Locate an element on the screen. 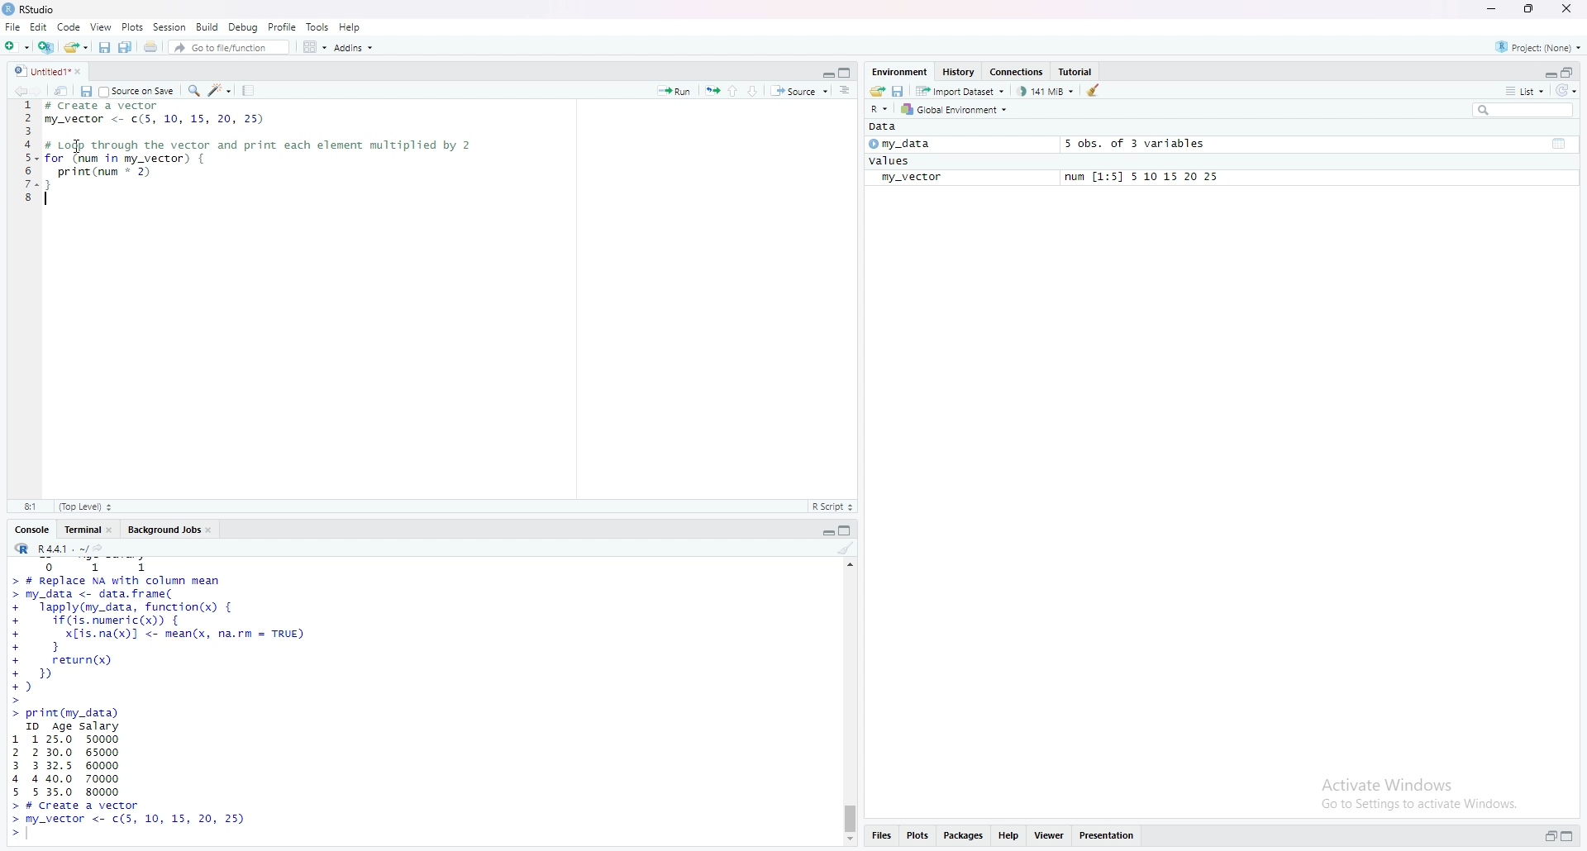  minimize is located at coordinates (1490, 9).